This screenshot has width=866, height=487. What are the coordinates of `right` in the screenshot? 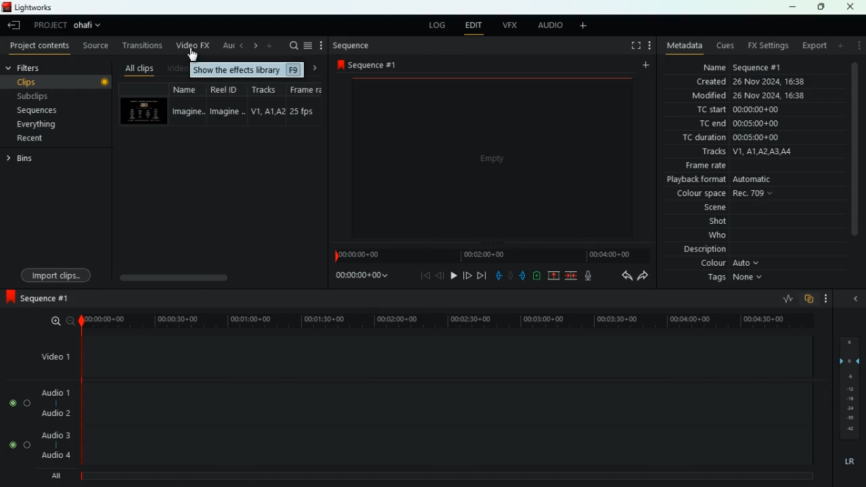 It's located at (315, 68).